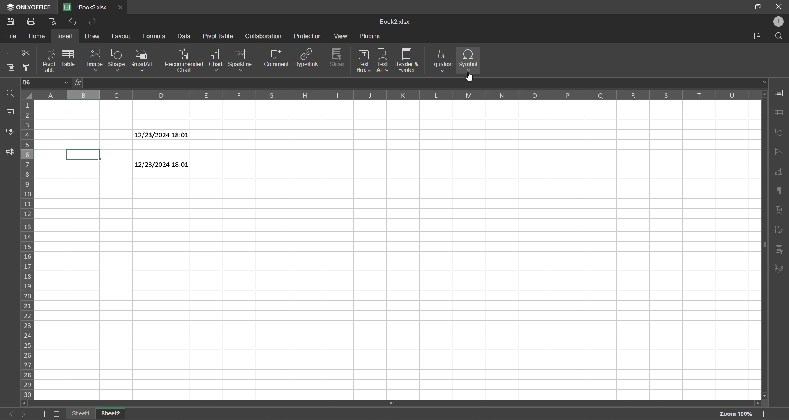 This screenshot has height=420, width=789. What do you see at coordinates (758, 7) in the screenshot?
I see `maximize` at bounding box center [758, 7].